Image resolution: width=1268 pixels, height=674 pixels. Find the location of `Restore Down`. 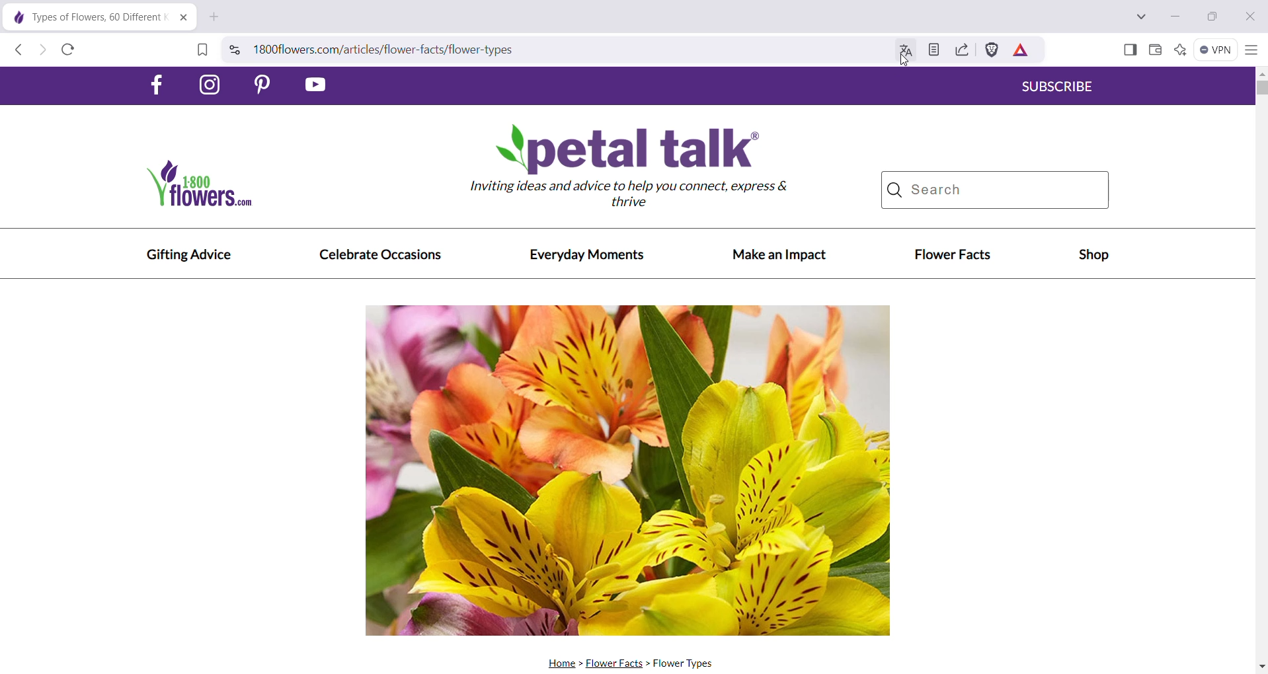

Restore Down is located at coordinates (1209, 17).